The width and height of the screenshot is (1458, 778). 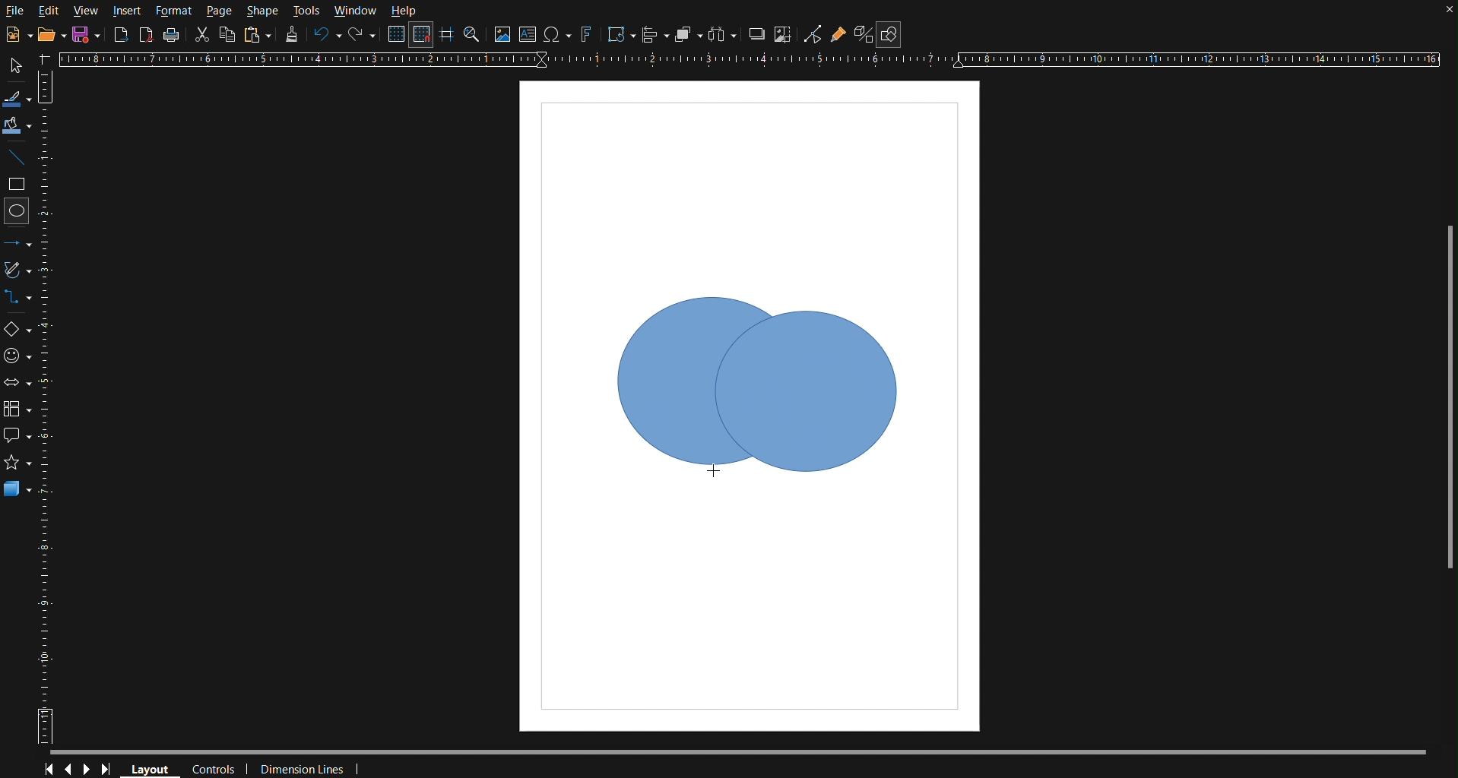 What do you see at coordinates (620, 35) in the screenshot?
I see `Transformation` at bounding box center [620, 35].